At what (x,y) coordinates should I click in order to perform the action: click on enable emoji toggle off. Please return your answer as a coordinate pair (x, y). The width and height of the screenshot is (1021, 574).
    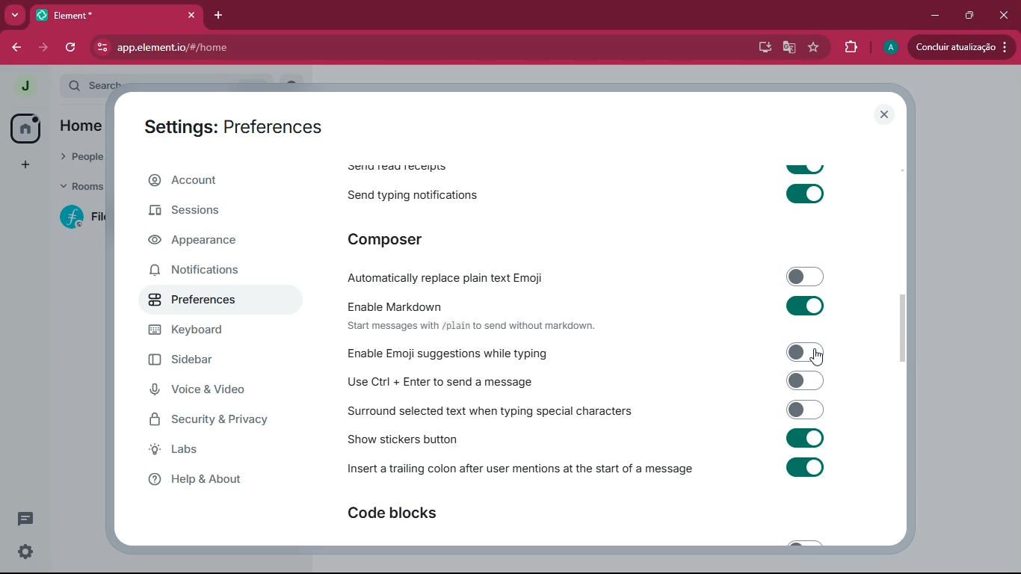
    Looking at the image, I should click on (608, 352).